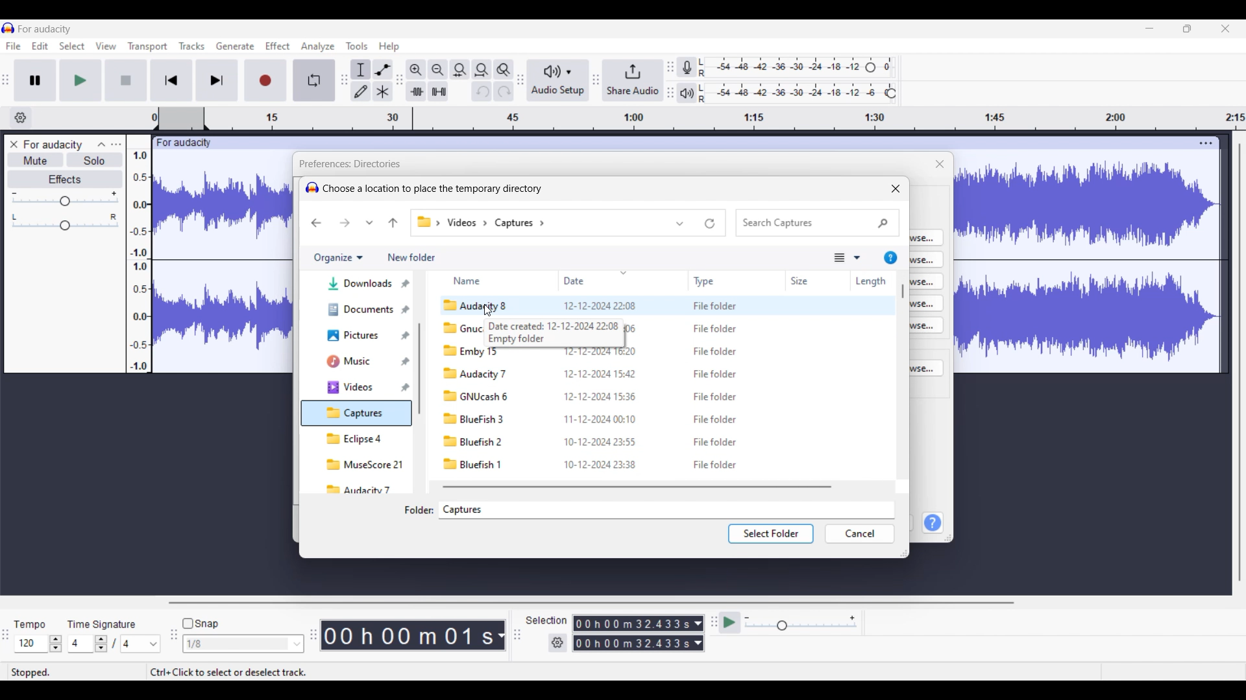 The height and width of the screenshot is (700, 1246). I want to click on audacity 8, so click(477, 305).